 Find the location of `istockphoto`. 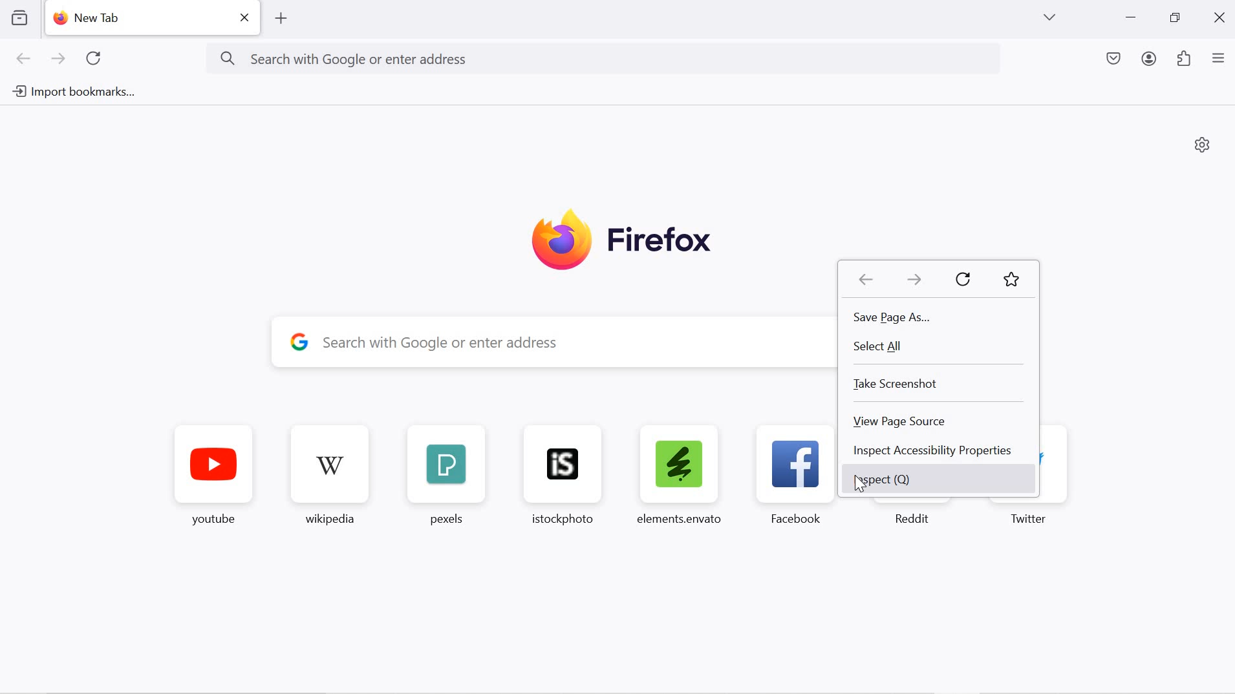

istockphoto is located at coordinates (568, 482).